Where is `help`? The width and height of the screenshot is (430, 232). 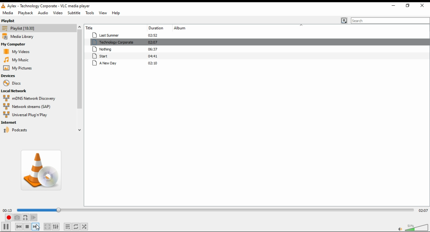
help is located at coordinates (117, 13).